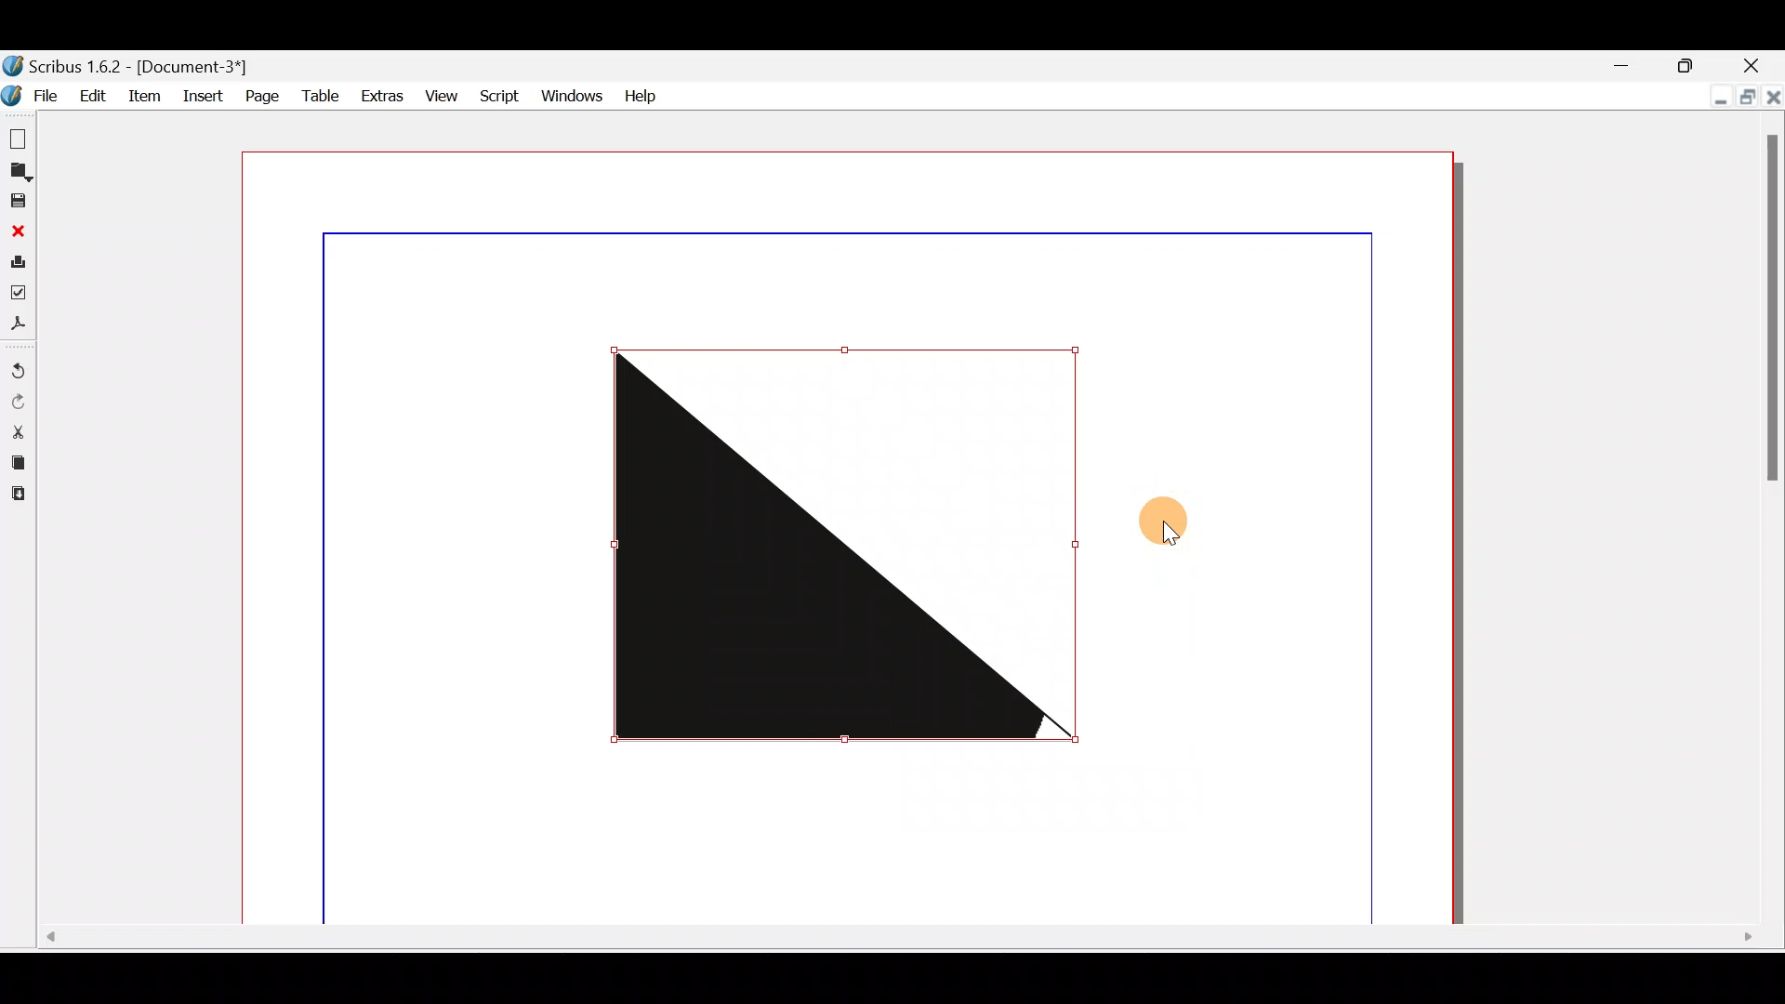 The width and height of the screenshot is (1785, 1004). Describe the element at coordinates (1695, 64) in the screenshot. I see `Maximise` at that location.